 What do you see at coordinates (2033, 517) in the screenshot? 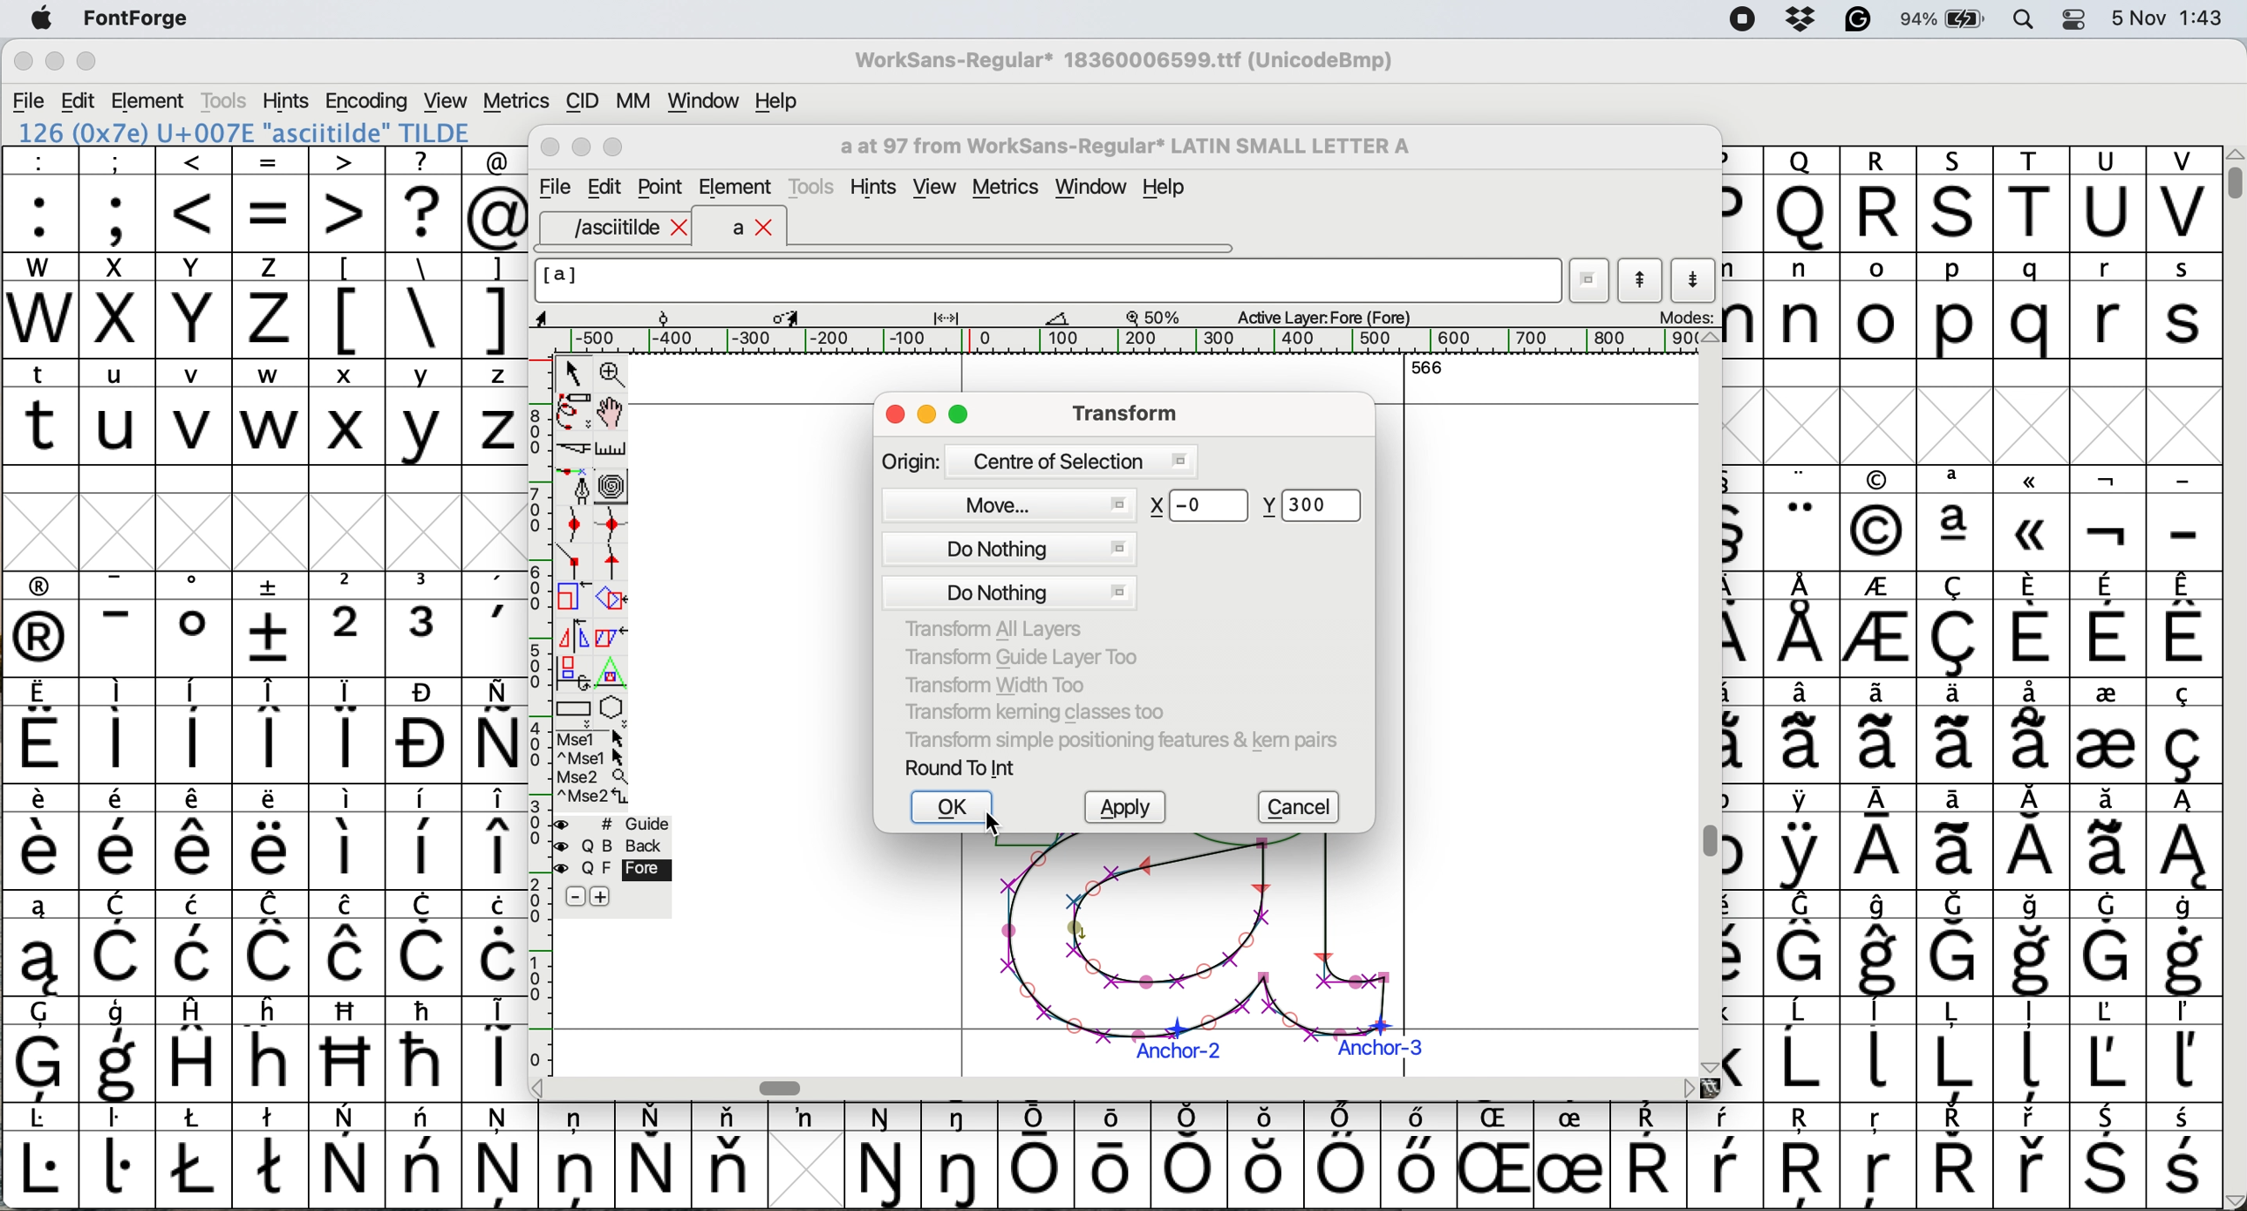
I see `` at bounding box center [2033, 517].